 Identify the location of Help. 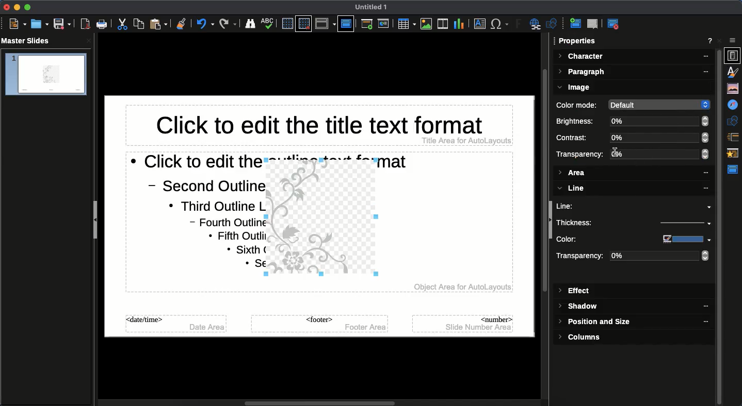
(710, 42).